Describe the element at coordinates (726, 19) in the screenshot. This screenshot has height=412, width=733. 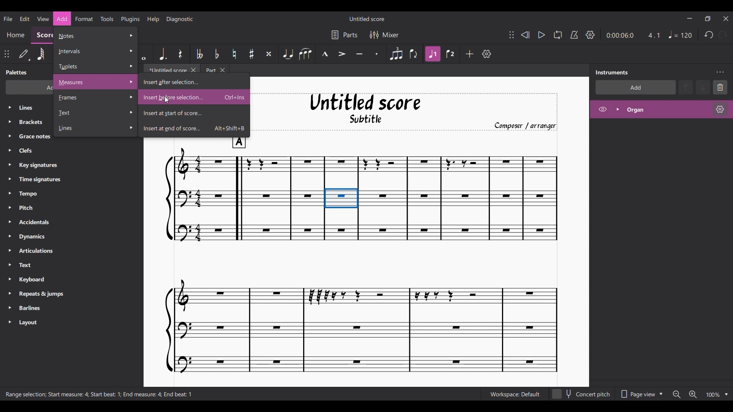
I see `Close interface` at that location.